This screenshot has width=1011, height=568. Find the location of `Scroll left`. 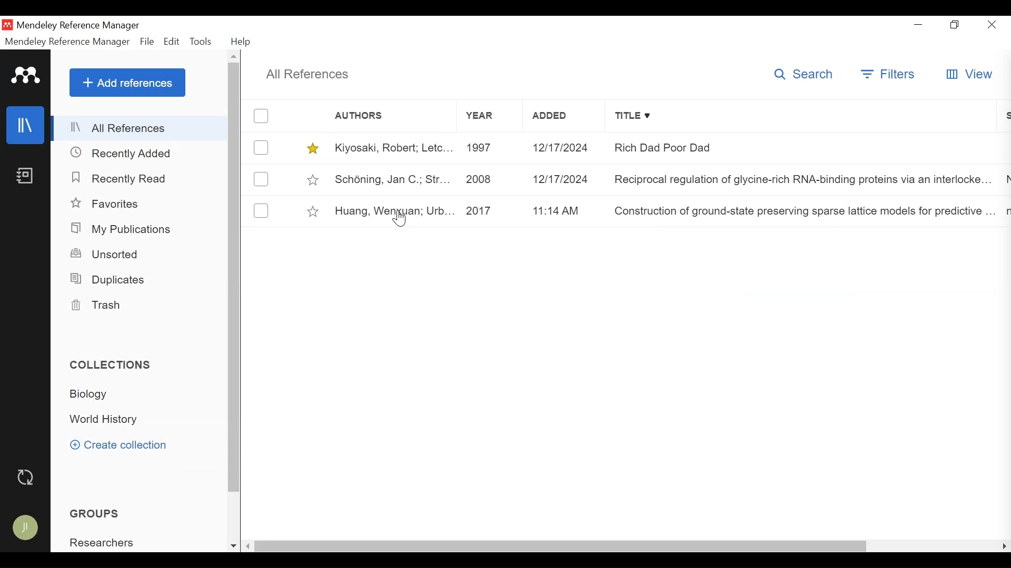

Scroll left is located at coordinates (249, 546).